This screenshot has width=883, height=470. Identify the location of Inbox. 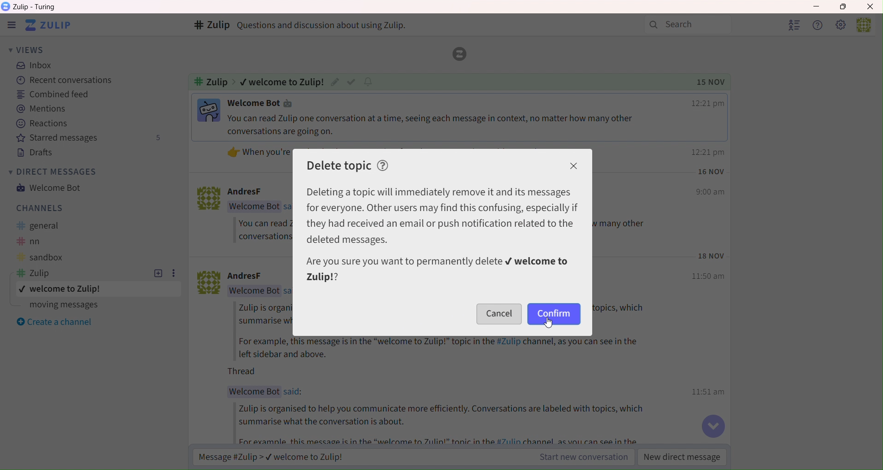
(34, 66).